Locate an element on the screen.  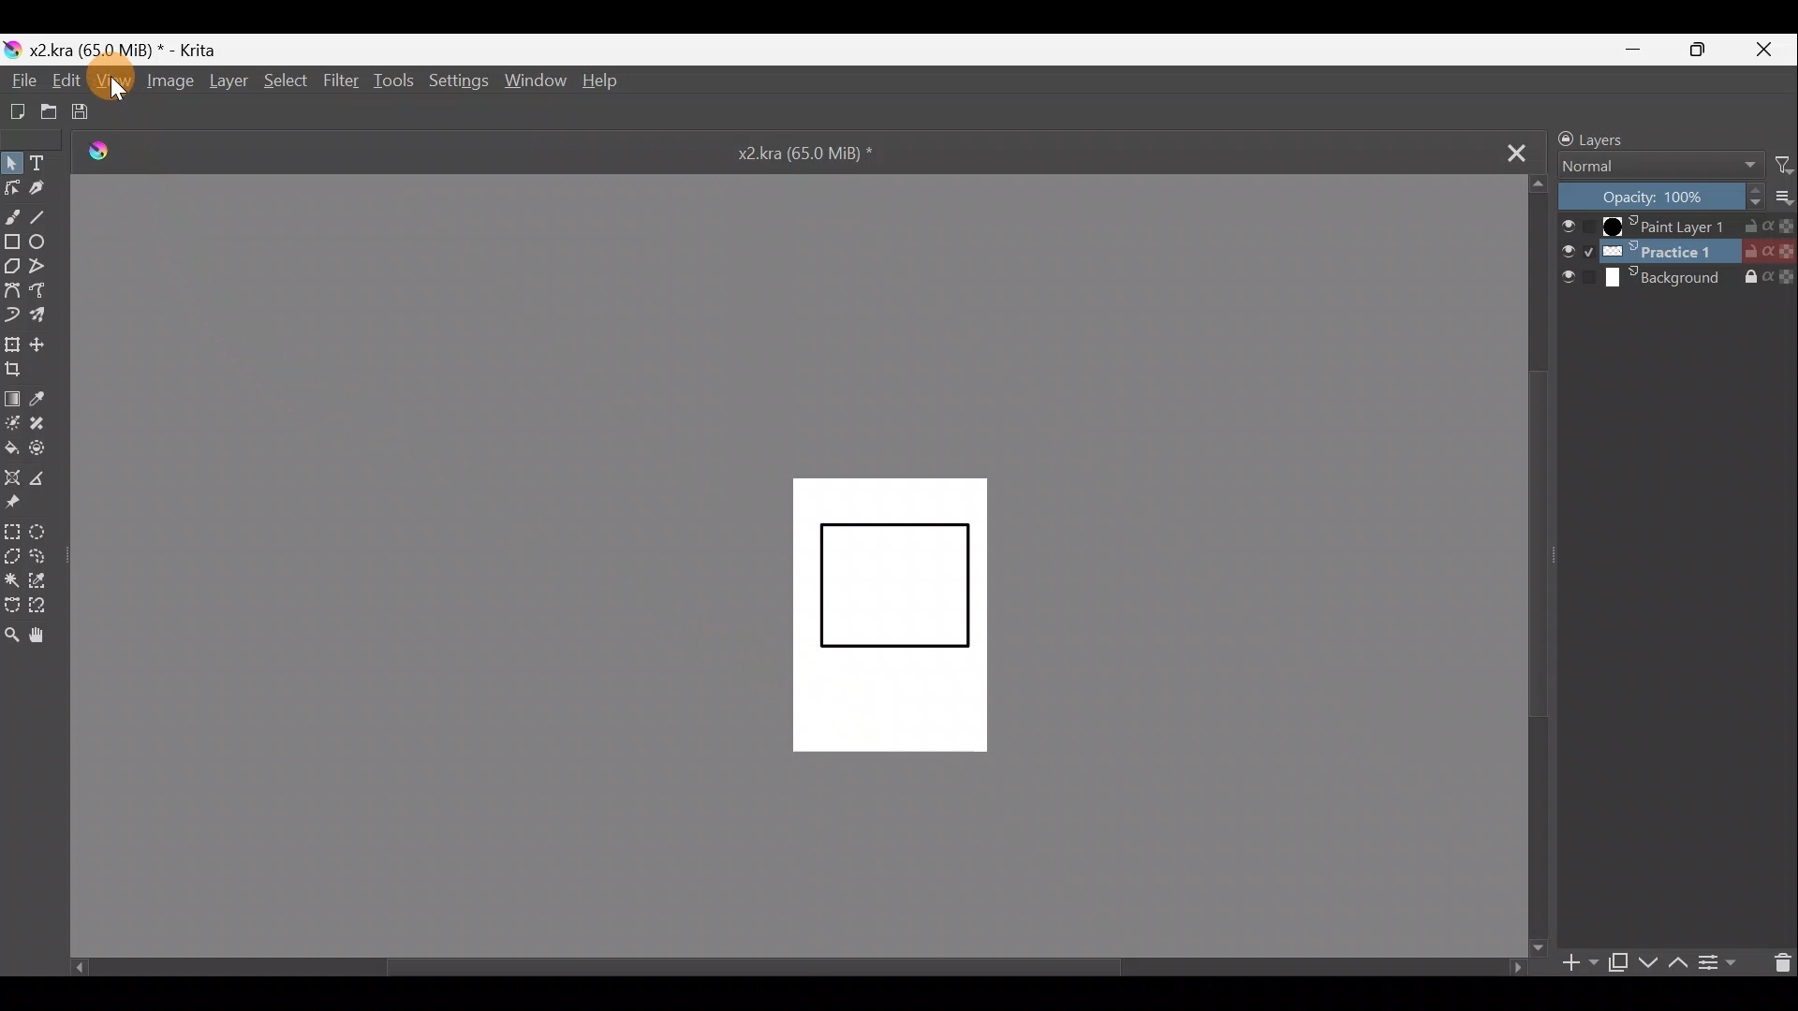
Help is located at coordinates (609, 85).